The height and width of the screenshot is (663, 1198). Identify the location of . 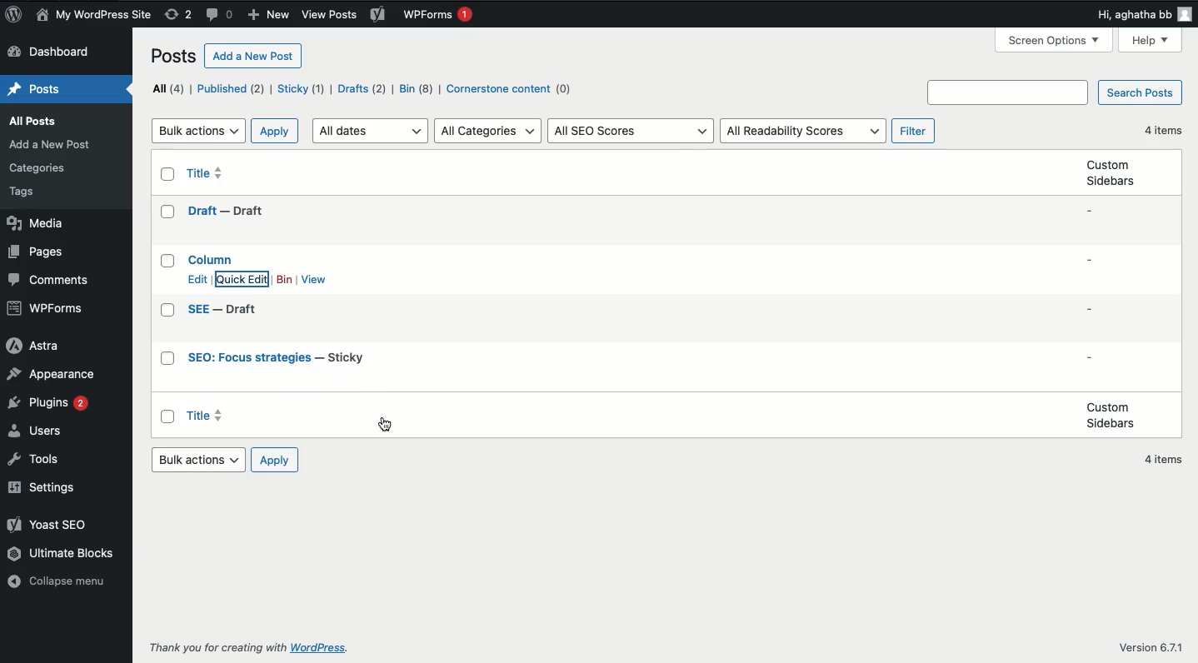
(316, 649).